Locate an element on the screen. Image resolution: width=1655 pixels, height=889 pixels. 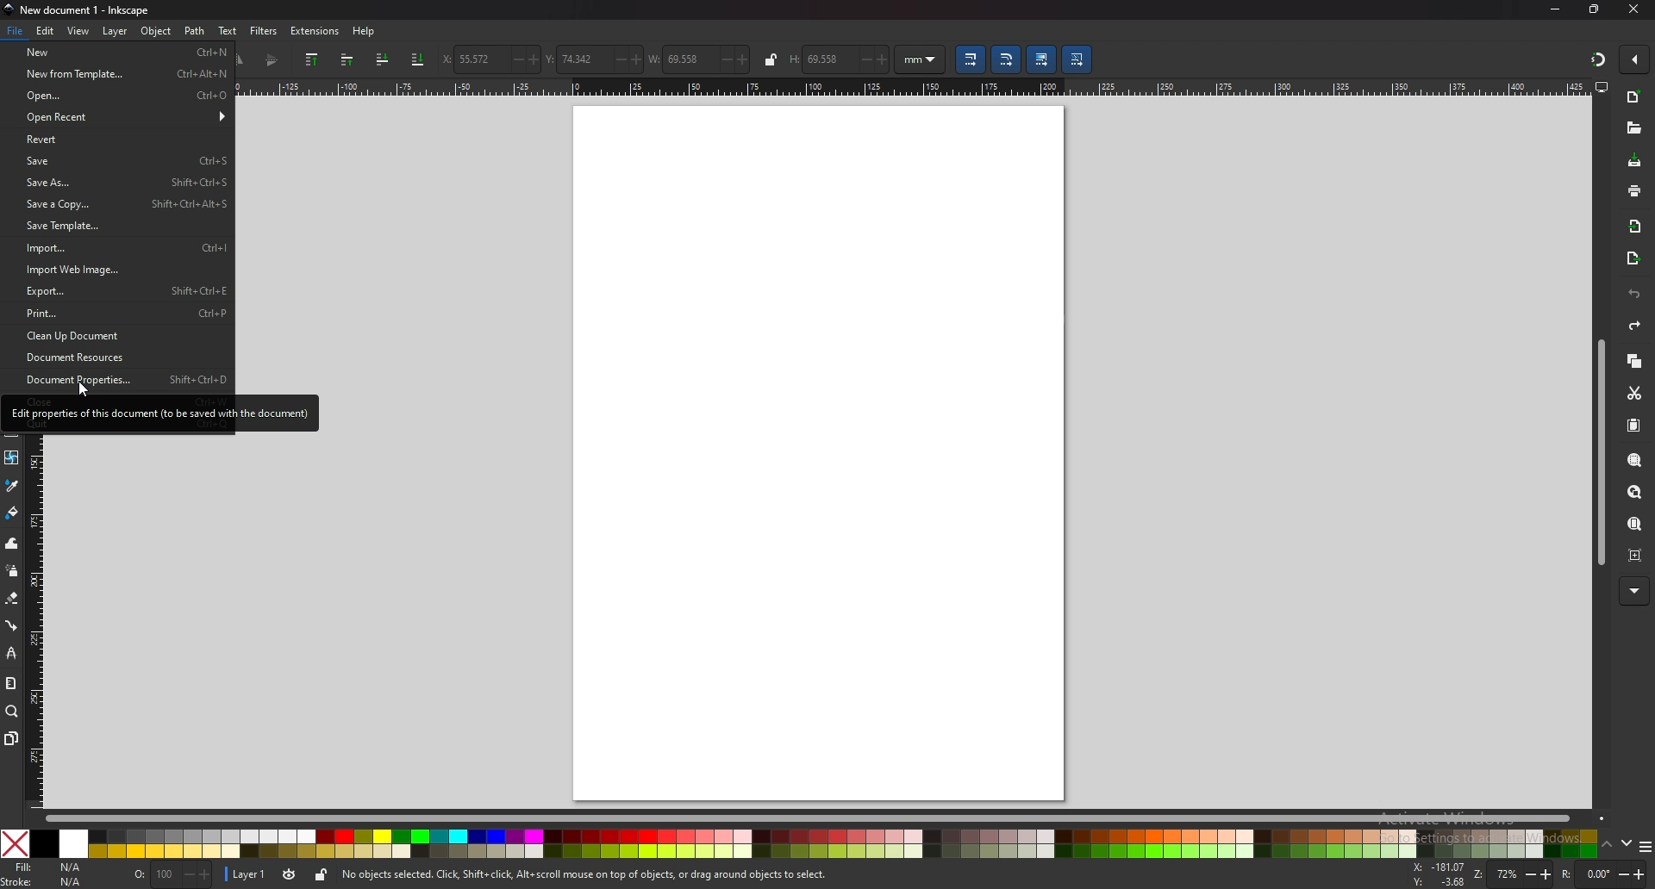
Object is located at coordinates (155, 30).